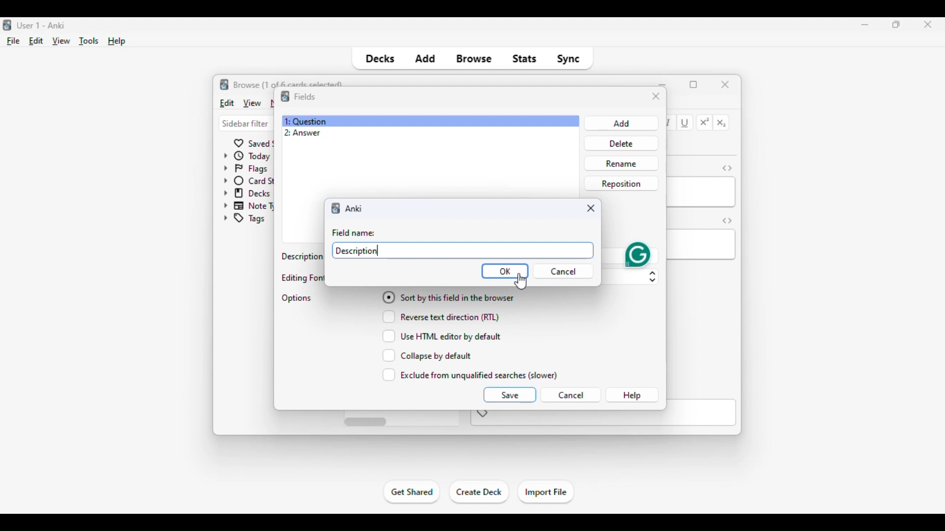 Image resolution: width=945 pixels, height=531 pixels. Describe the element at coordinates (252, 103) in the screenshot. I see `view` at that location.